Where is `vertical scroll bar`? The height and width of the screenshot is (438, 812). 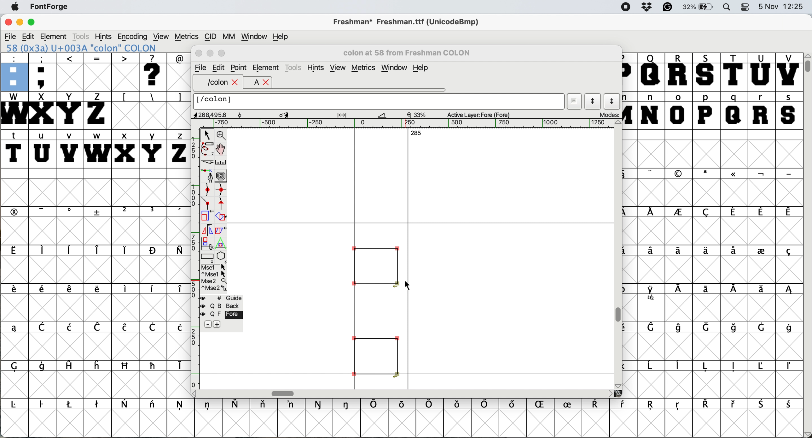 vertical scroll bar is located at coordinates (619, 255).